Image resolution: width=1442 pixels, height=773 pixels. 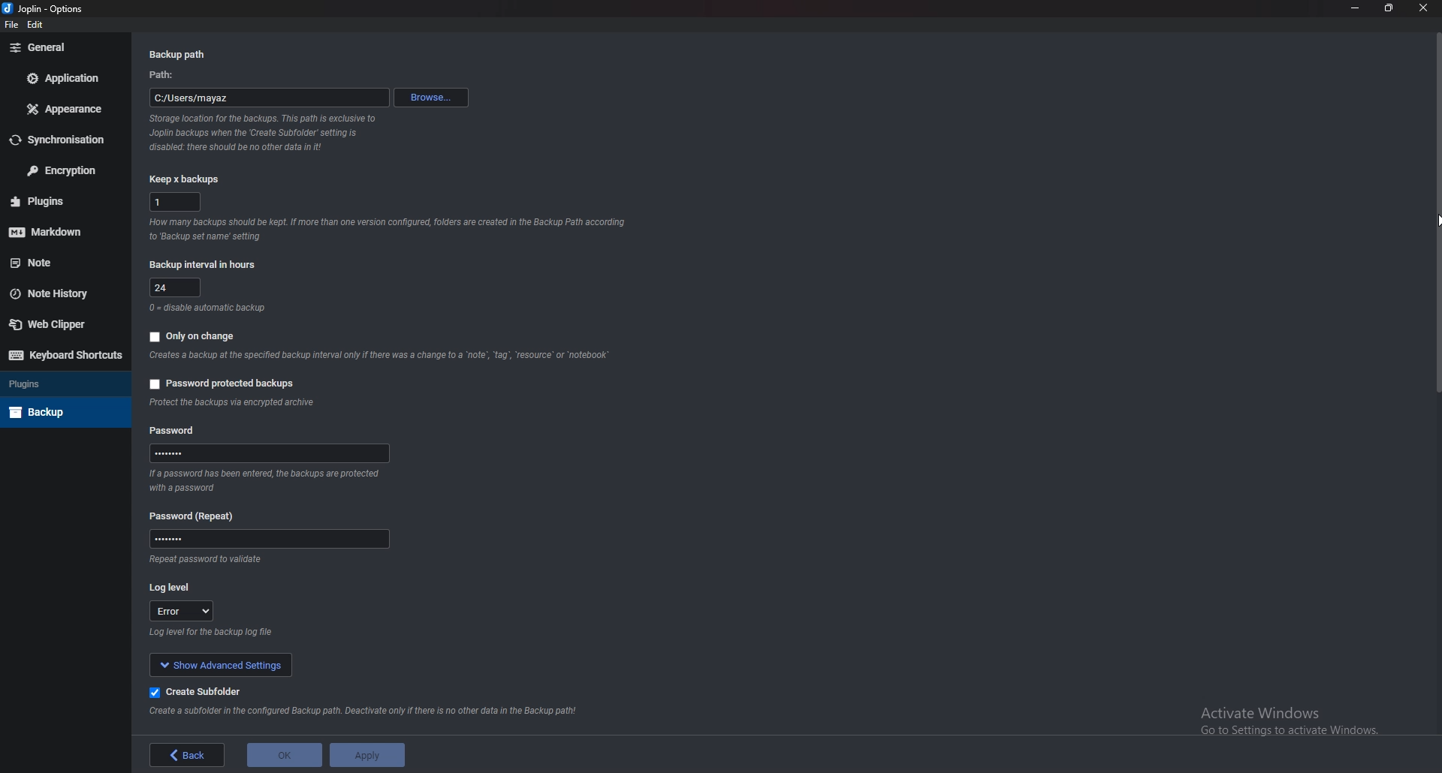 What do you see at coordinates (207, 561) in the screenshot?
I see `Info` at bounding box center [207, 561].